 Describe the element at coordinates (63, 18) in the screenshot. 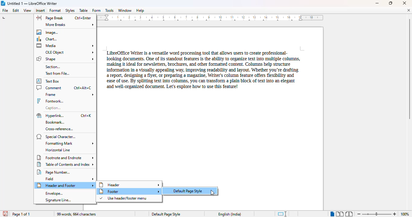

I see `page break` at that location.